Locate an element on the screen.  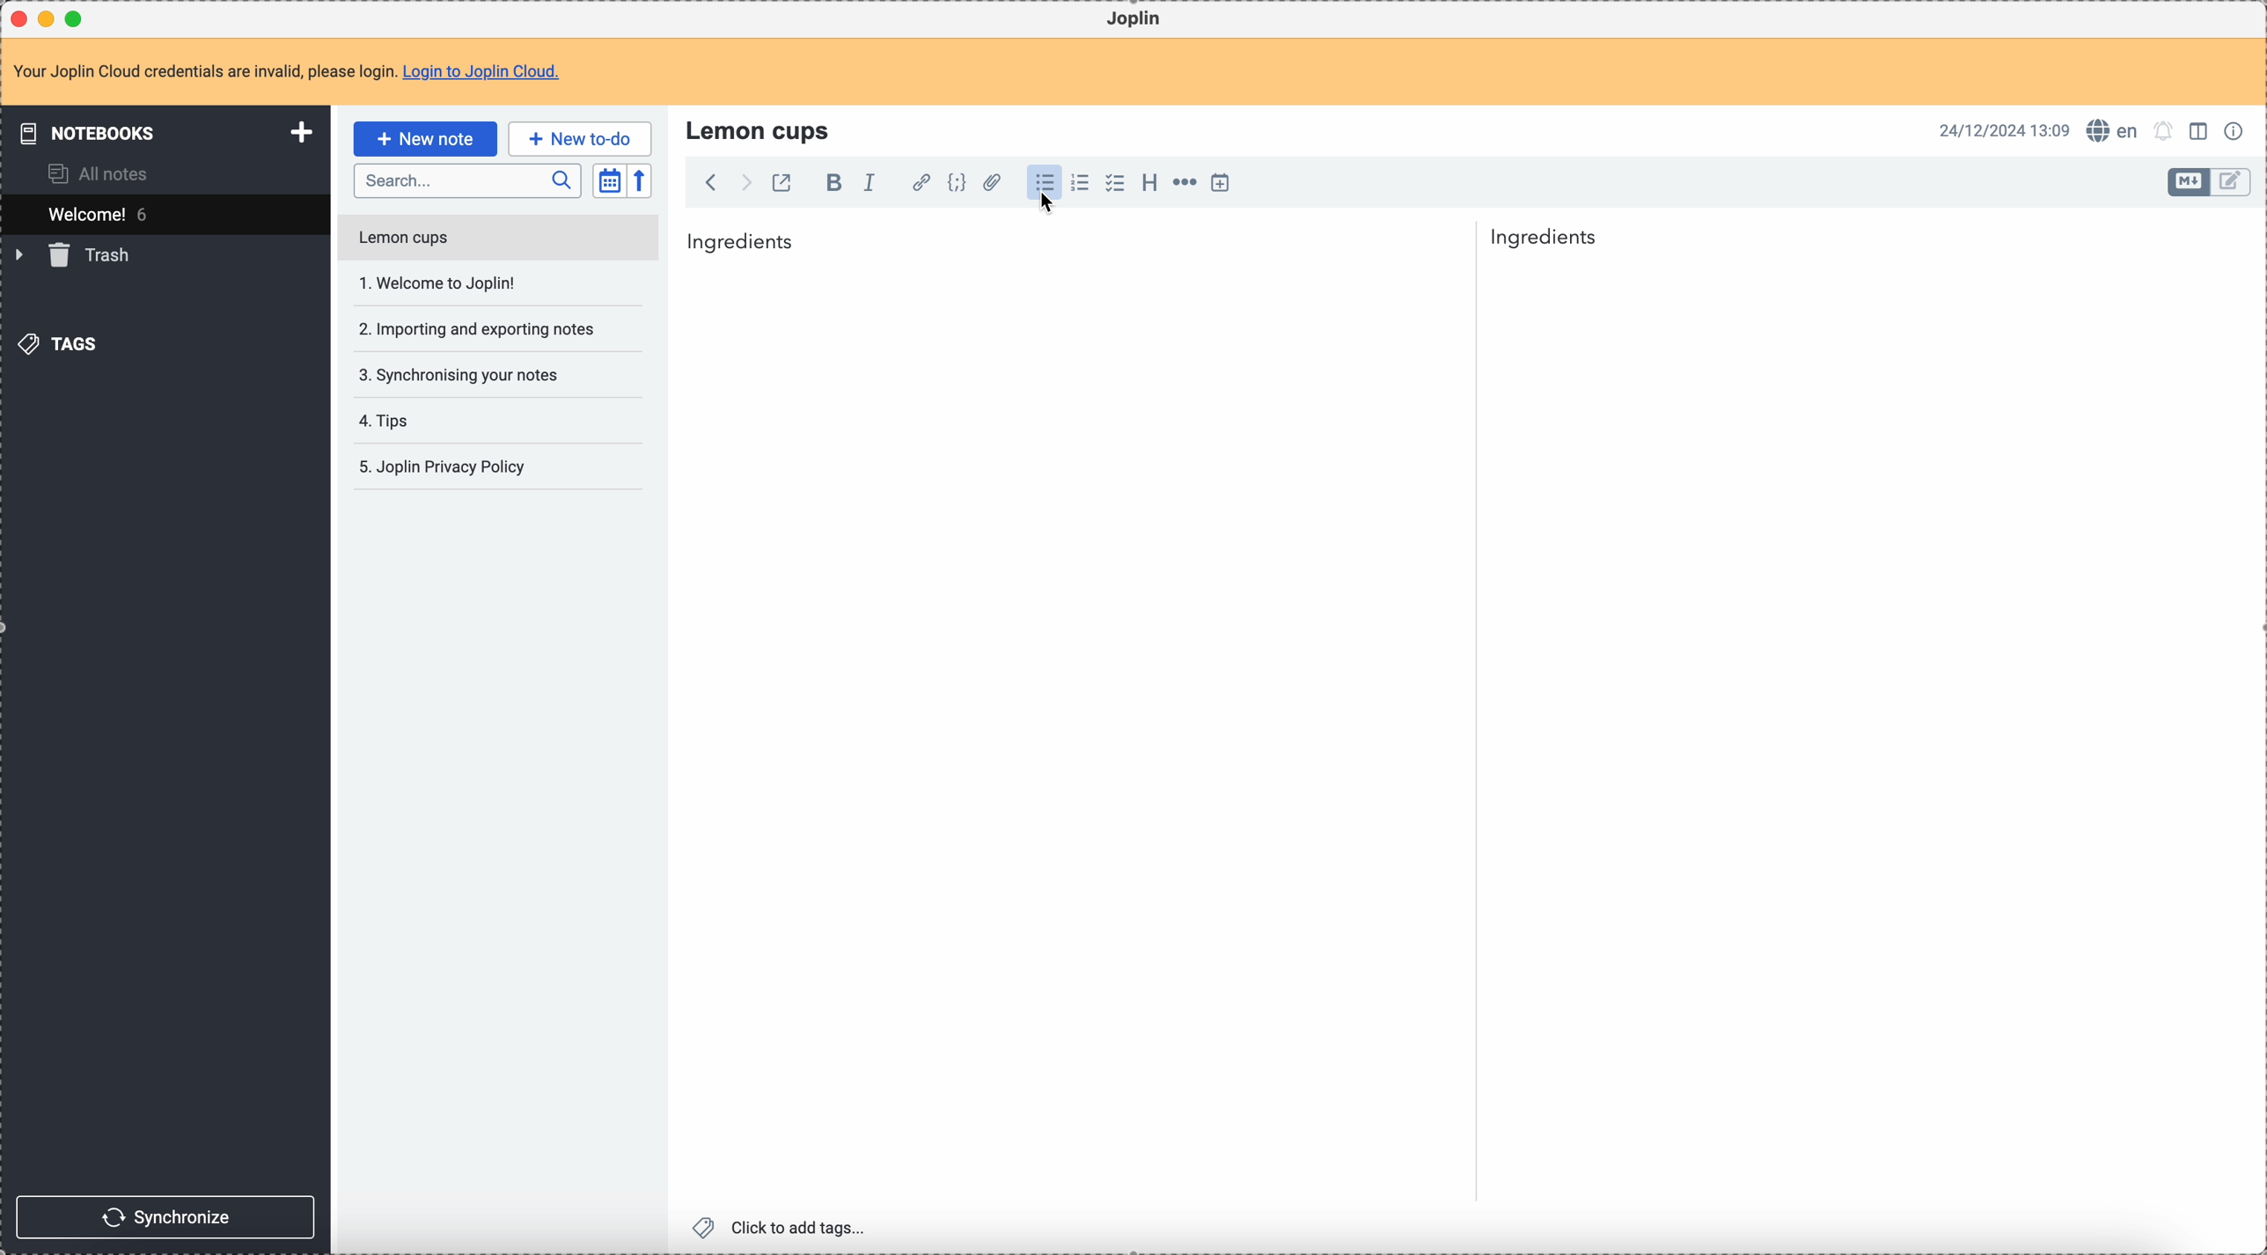
code is located at coordinates (957, 184).